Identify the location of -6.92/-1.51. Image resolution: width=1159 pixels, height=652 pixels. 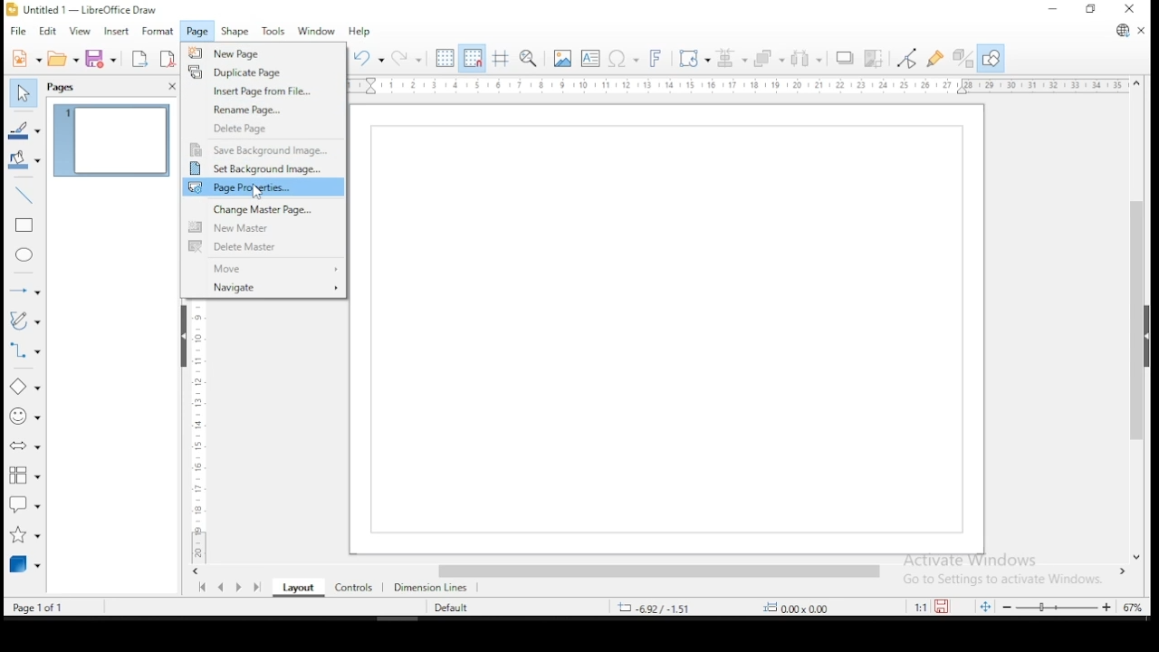
(660, 607).